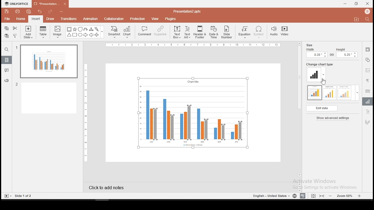 The width and height of the screenshot is (374, 210). I want to click on bar chart, so click(192, 113).